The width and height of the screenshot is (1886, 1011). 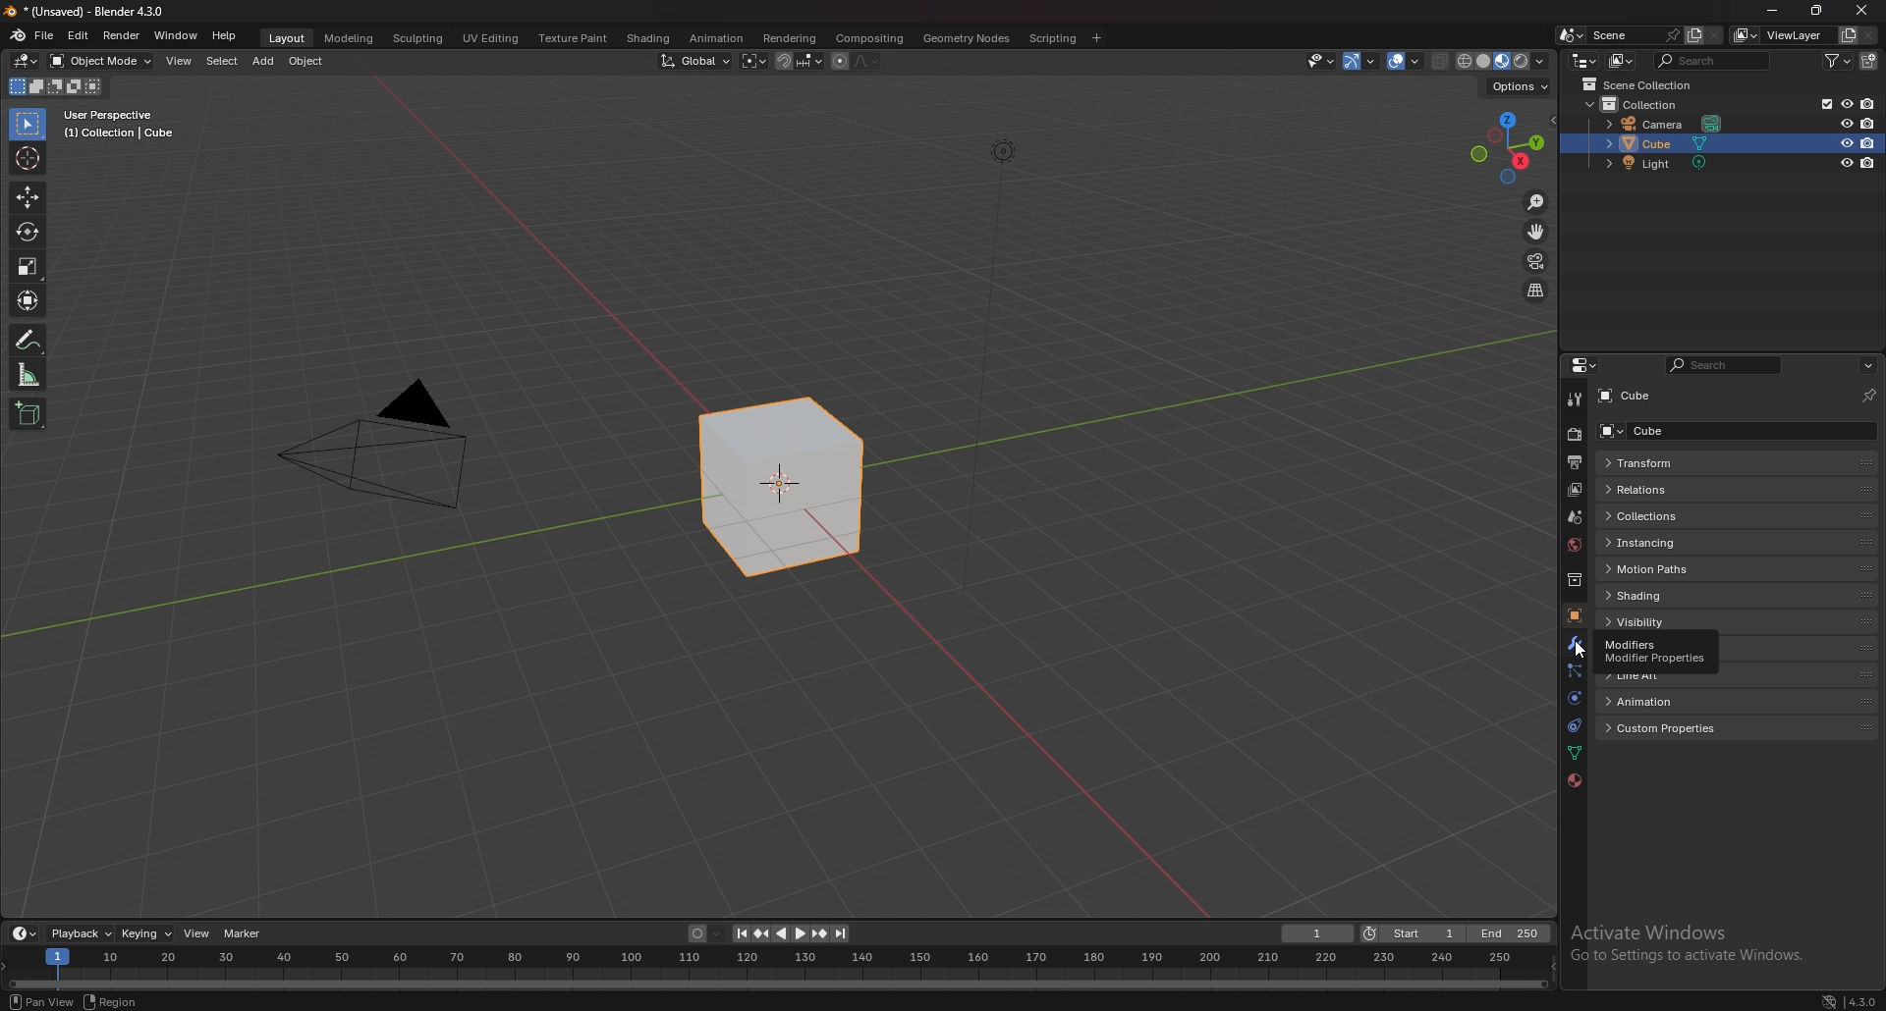 I want to click on end, so click(x=1512, y=932).